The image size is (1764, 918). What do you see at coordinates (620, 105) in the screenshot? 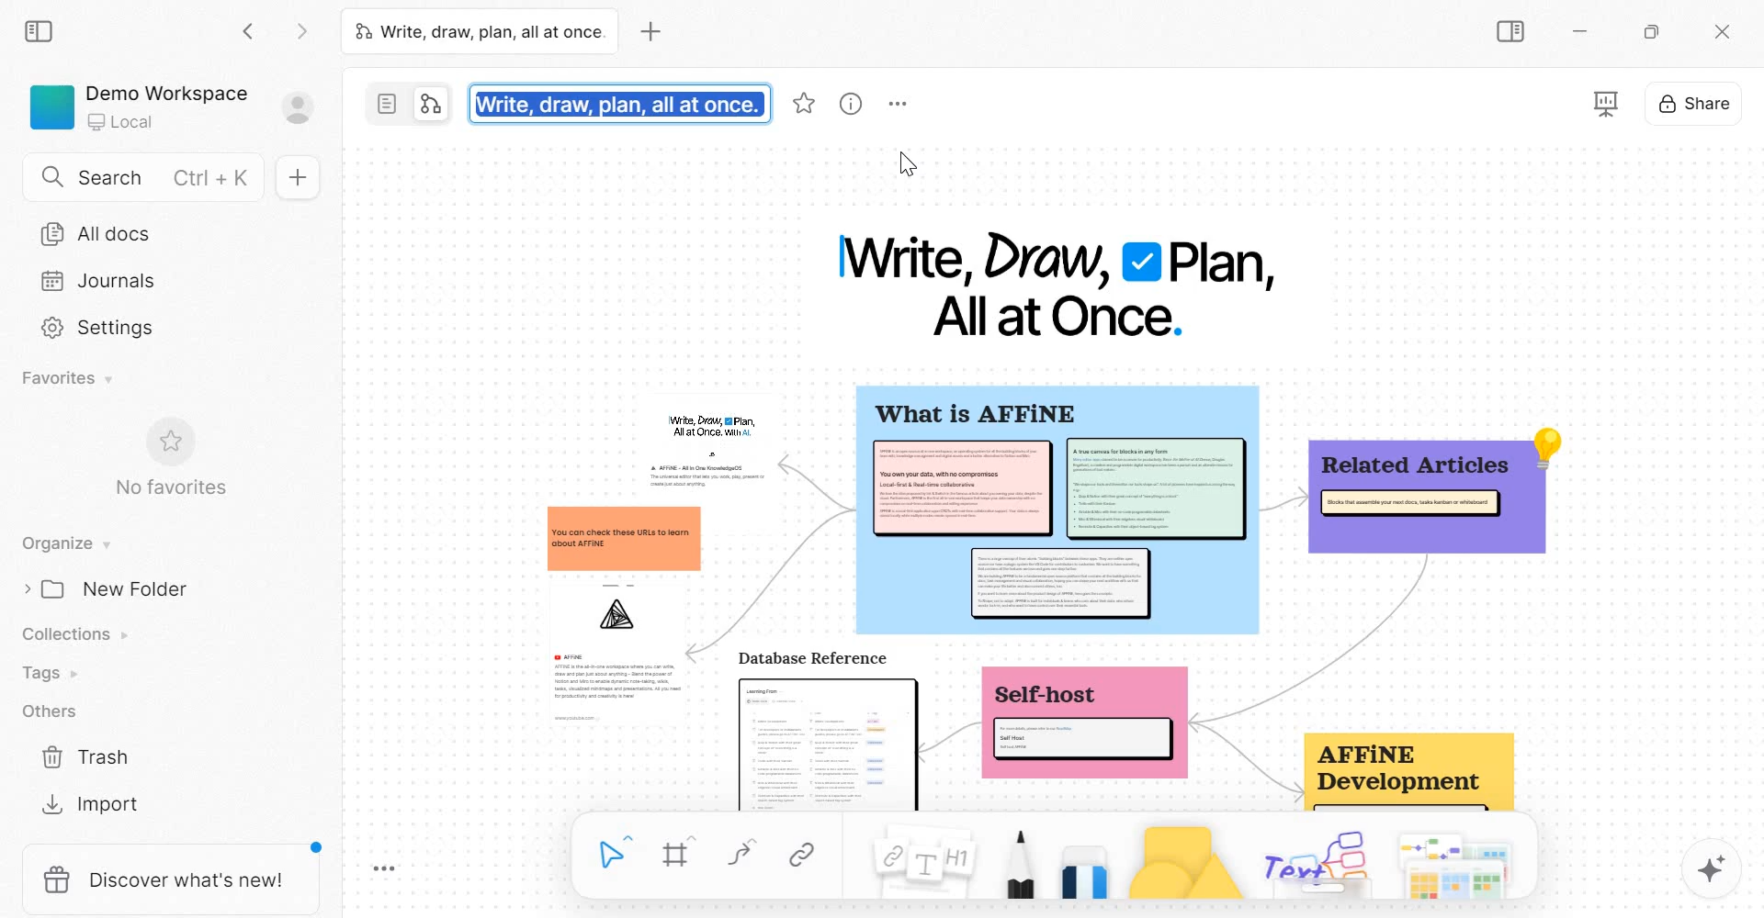
I see `Write, draw, plan, all at once.` at bounding box center [620, 105].